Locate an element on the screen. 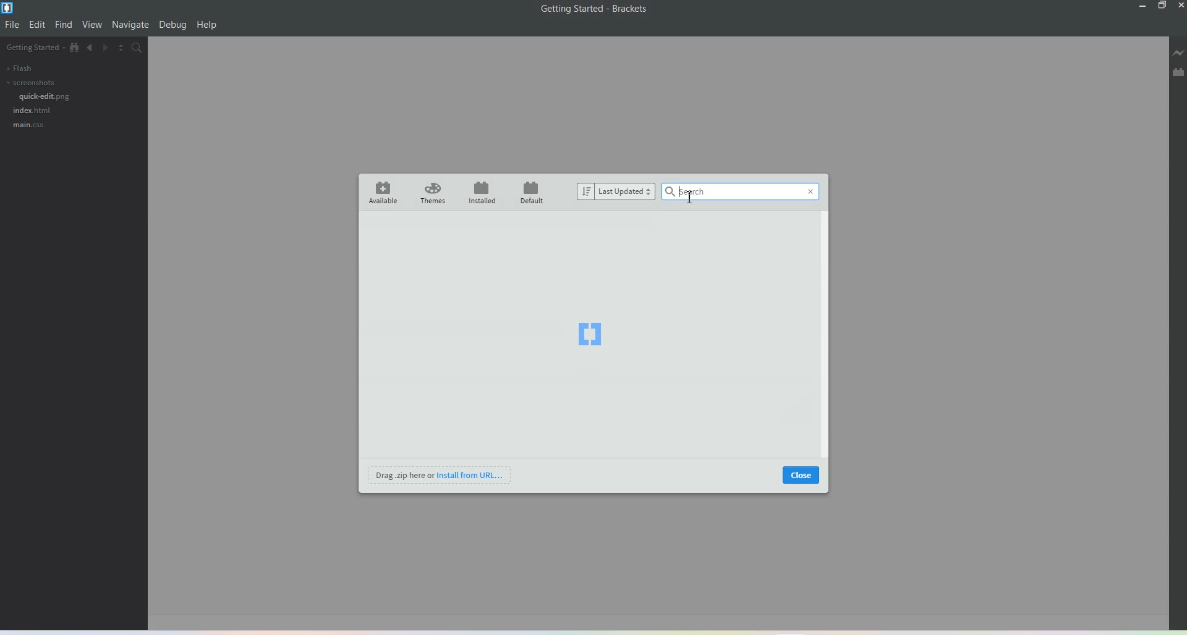 Image resolution: width=1187 pixels, height=635 pixels. Debug is located at coordinates (172, 25).